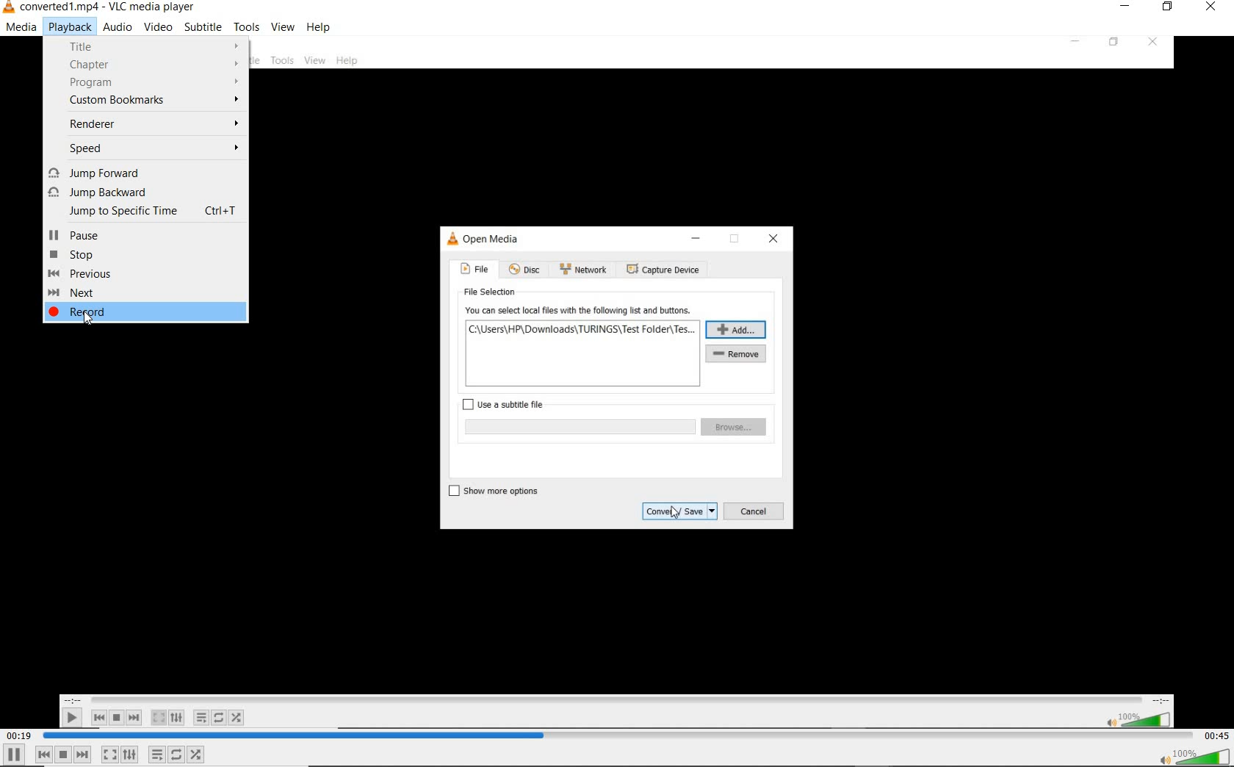  I want to click on previous, so click(84, 274).